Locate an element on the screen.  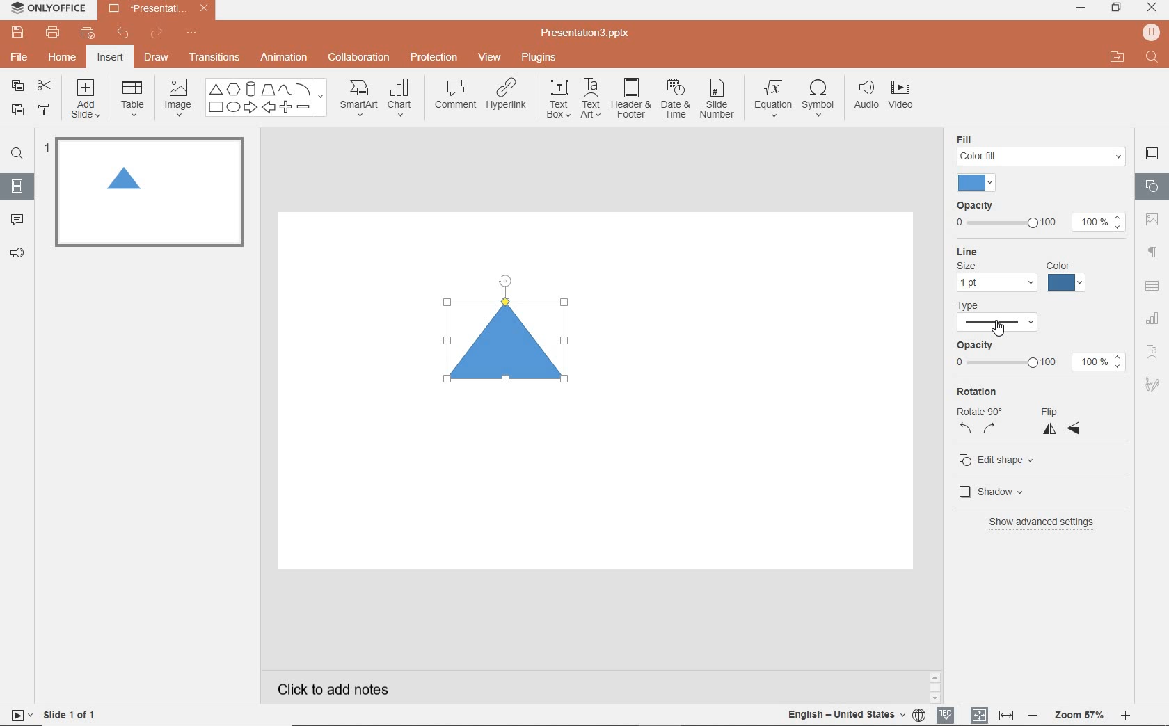
CUSTOMIZE QUICK ACCESS TOOLBAR is located at coordinates (191, 33).